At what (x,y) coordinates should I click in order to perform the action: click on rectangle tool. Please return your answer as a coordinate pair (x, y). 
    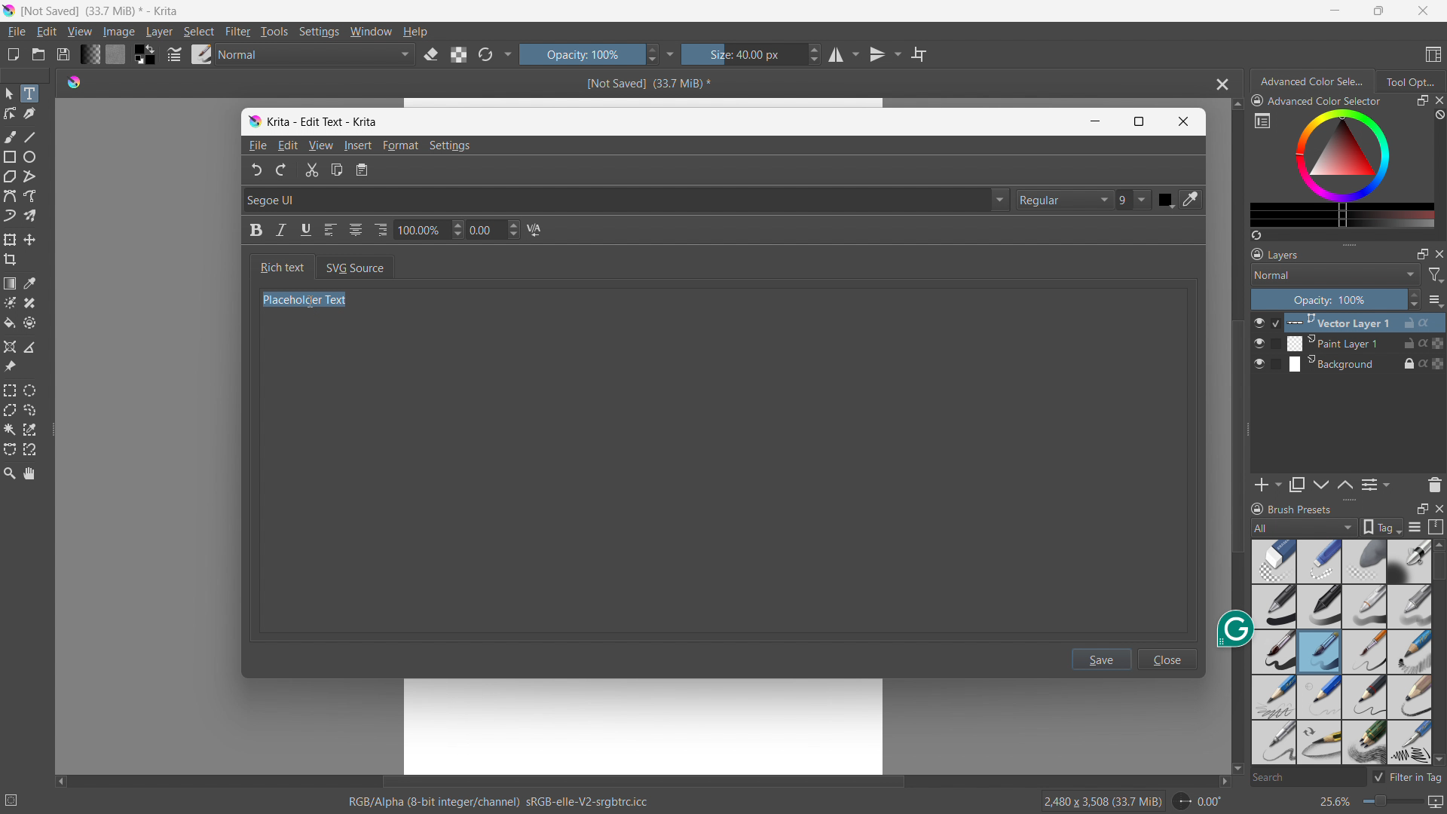
    Looking at the image, I should click on (11, 157).